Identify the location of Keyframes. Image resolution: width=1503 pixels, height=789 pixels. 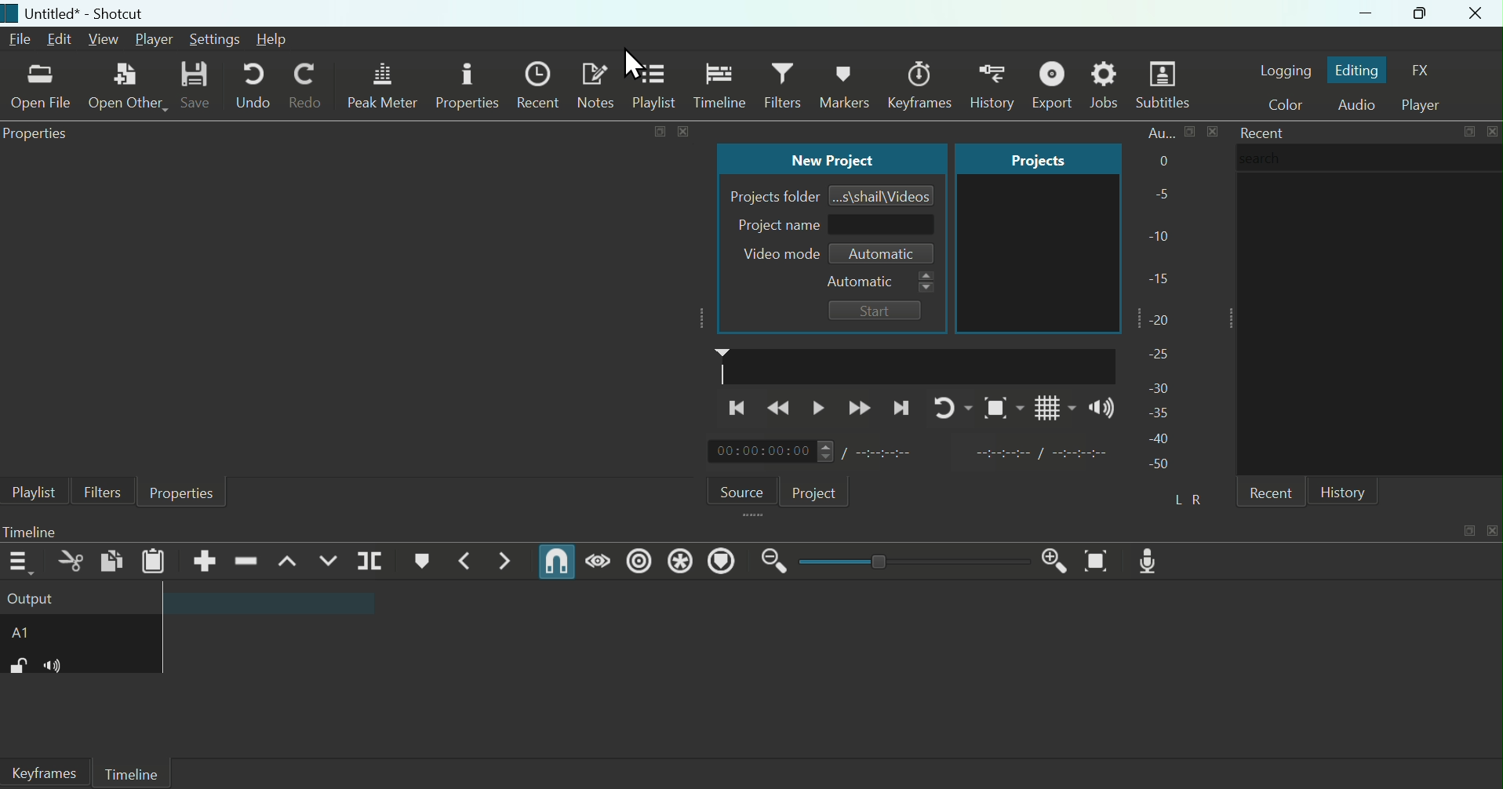
(991, 82).